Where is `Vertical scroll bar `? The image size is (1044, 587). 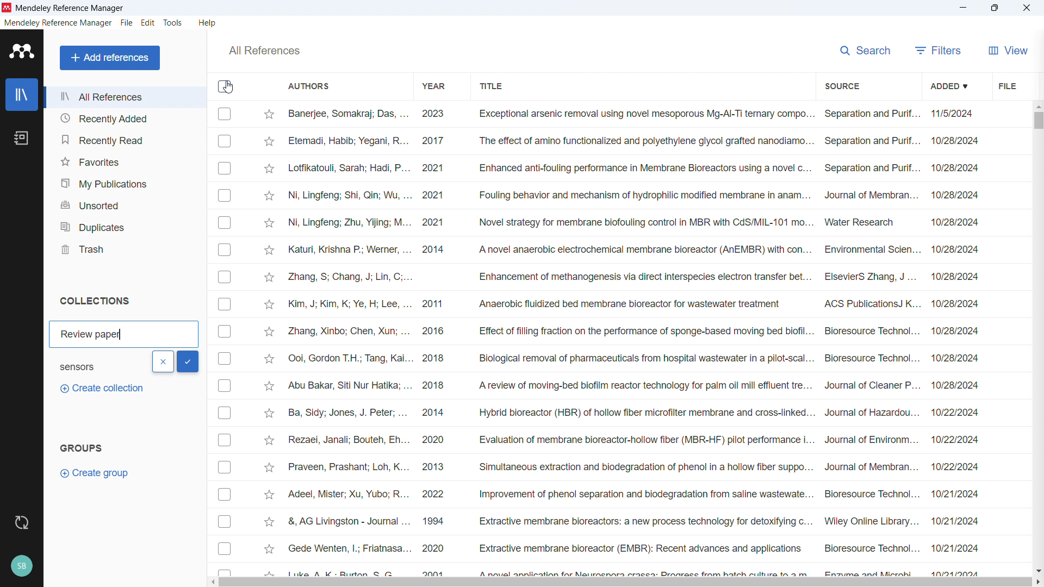 Vertical scroll bar  is located at coordinates (1036, 120).